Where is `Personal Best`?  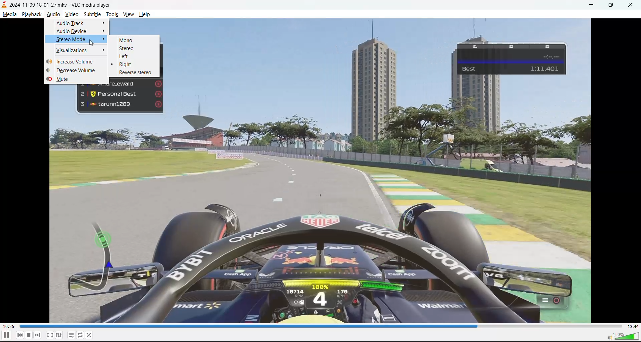
Personal Best is located at coordinates (121, 93).